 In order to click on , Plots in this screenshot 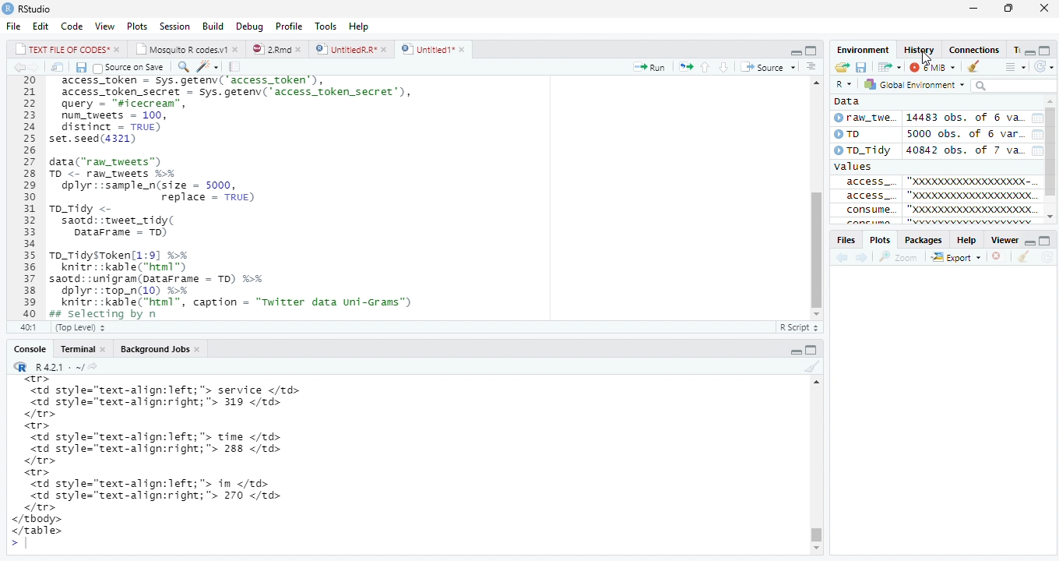, I will do `click(880, 240)`.